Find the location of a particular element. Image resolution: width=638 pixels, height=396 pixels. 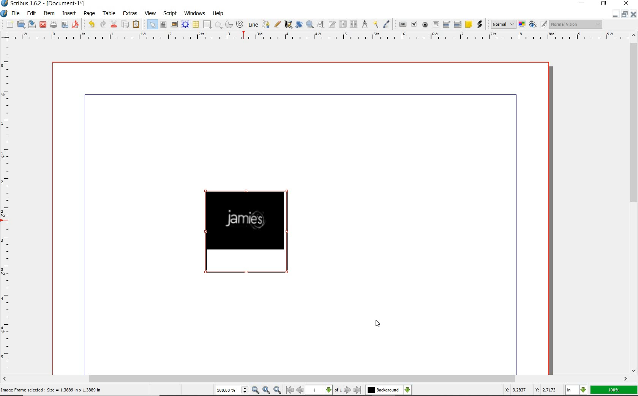

edit is located at coordinates (31, 14).